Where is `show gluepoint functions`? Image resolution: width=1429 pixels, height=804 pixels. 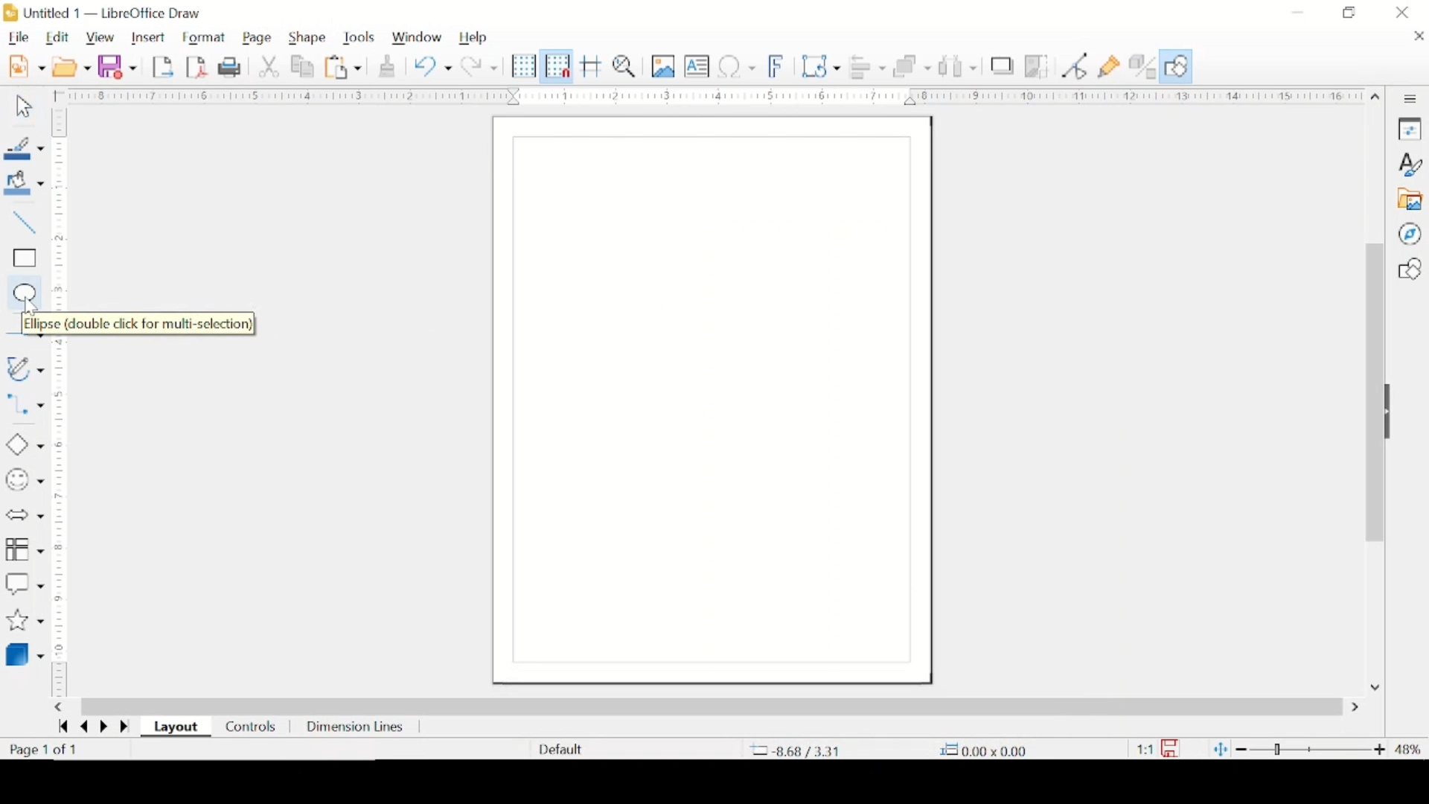
show gluepoint functions is located at coordinates (1110, 66).